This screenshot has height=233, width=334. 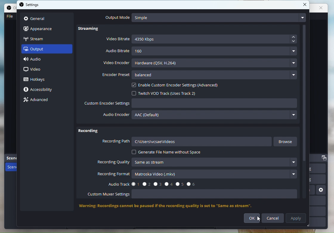 What do you see at coordinates (199, 162) in the screenshot?
I see `Recording quality` at bounding box center [199, 162].